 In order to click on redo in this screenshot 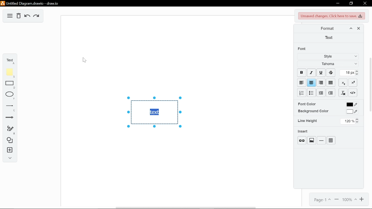, I will do `click(37, 16)`.